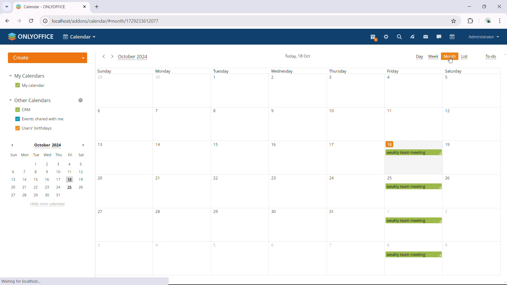  Describe the element at coordinates (112, 56) in the screenshot. I see `go to next month` at that location.